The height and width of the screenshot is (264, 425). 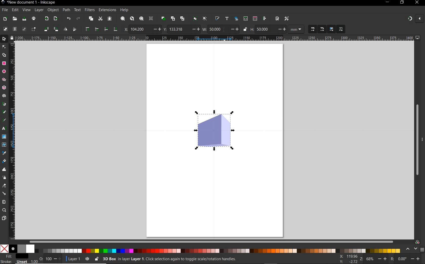 What do you see at coordinates (4, 202) in the screenshot?
I see `measure tool` at bounding box center [4, 202].